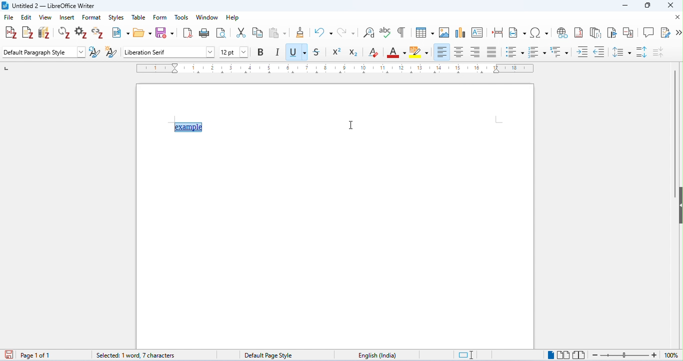  I want to click on edit, so click(27, 17).